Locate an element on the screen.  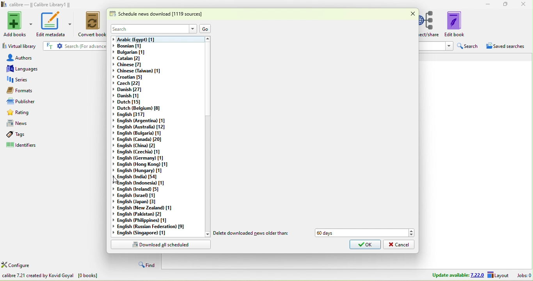
search is located at coordinates (469, 46).